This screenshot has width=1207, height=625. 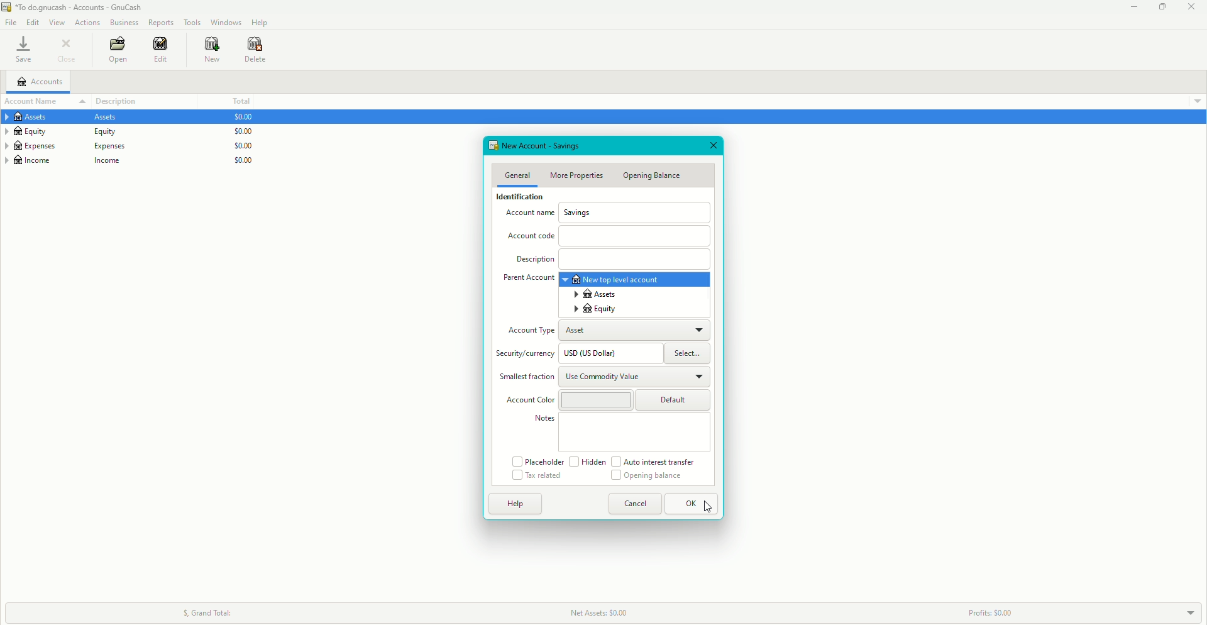 I want to click on New, so click(x=206, y=50).